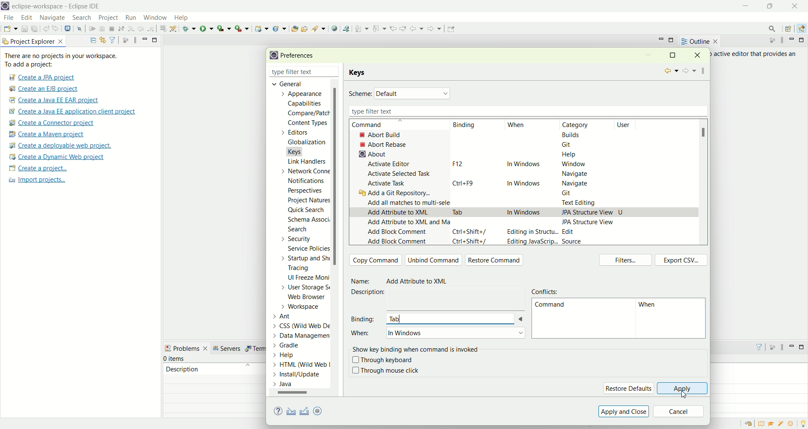 The width and height of the screenshot is (808, 429). What do you see at coordinates (304, 95) in the screenshot?
I see `appearance` at bounding box center [304, 95].